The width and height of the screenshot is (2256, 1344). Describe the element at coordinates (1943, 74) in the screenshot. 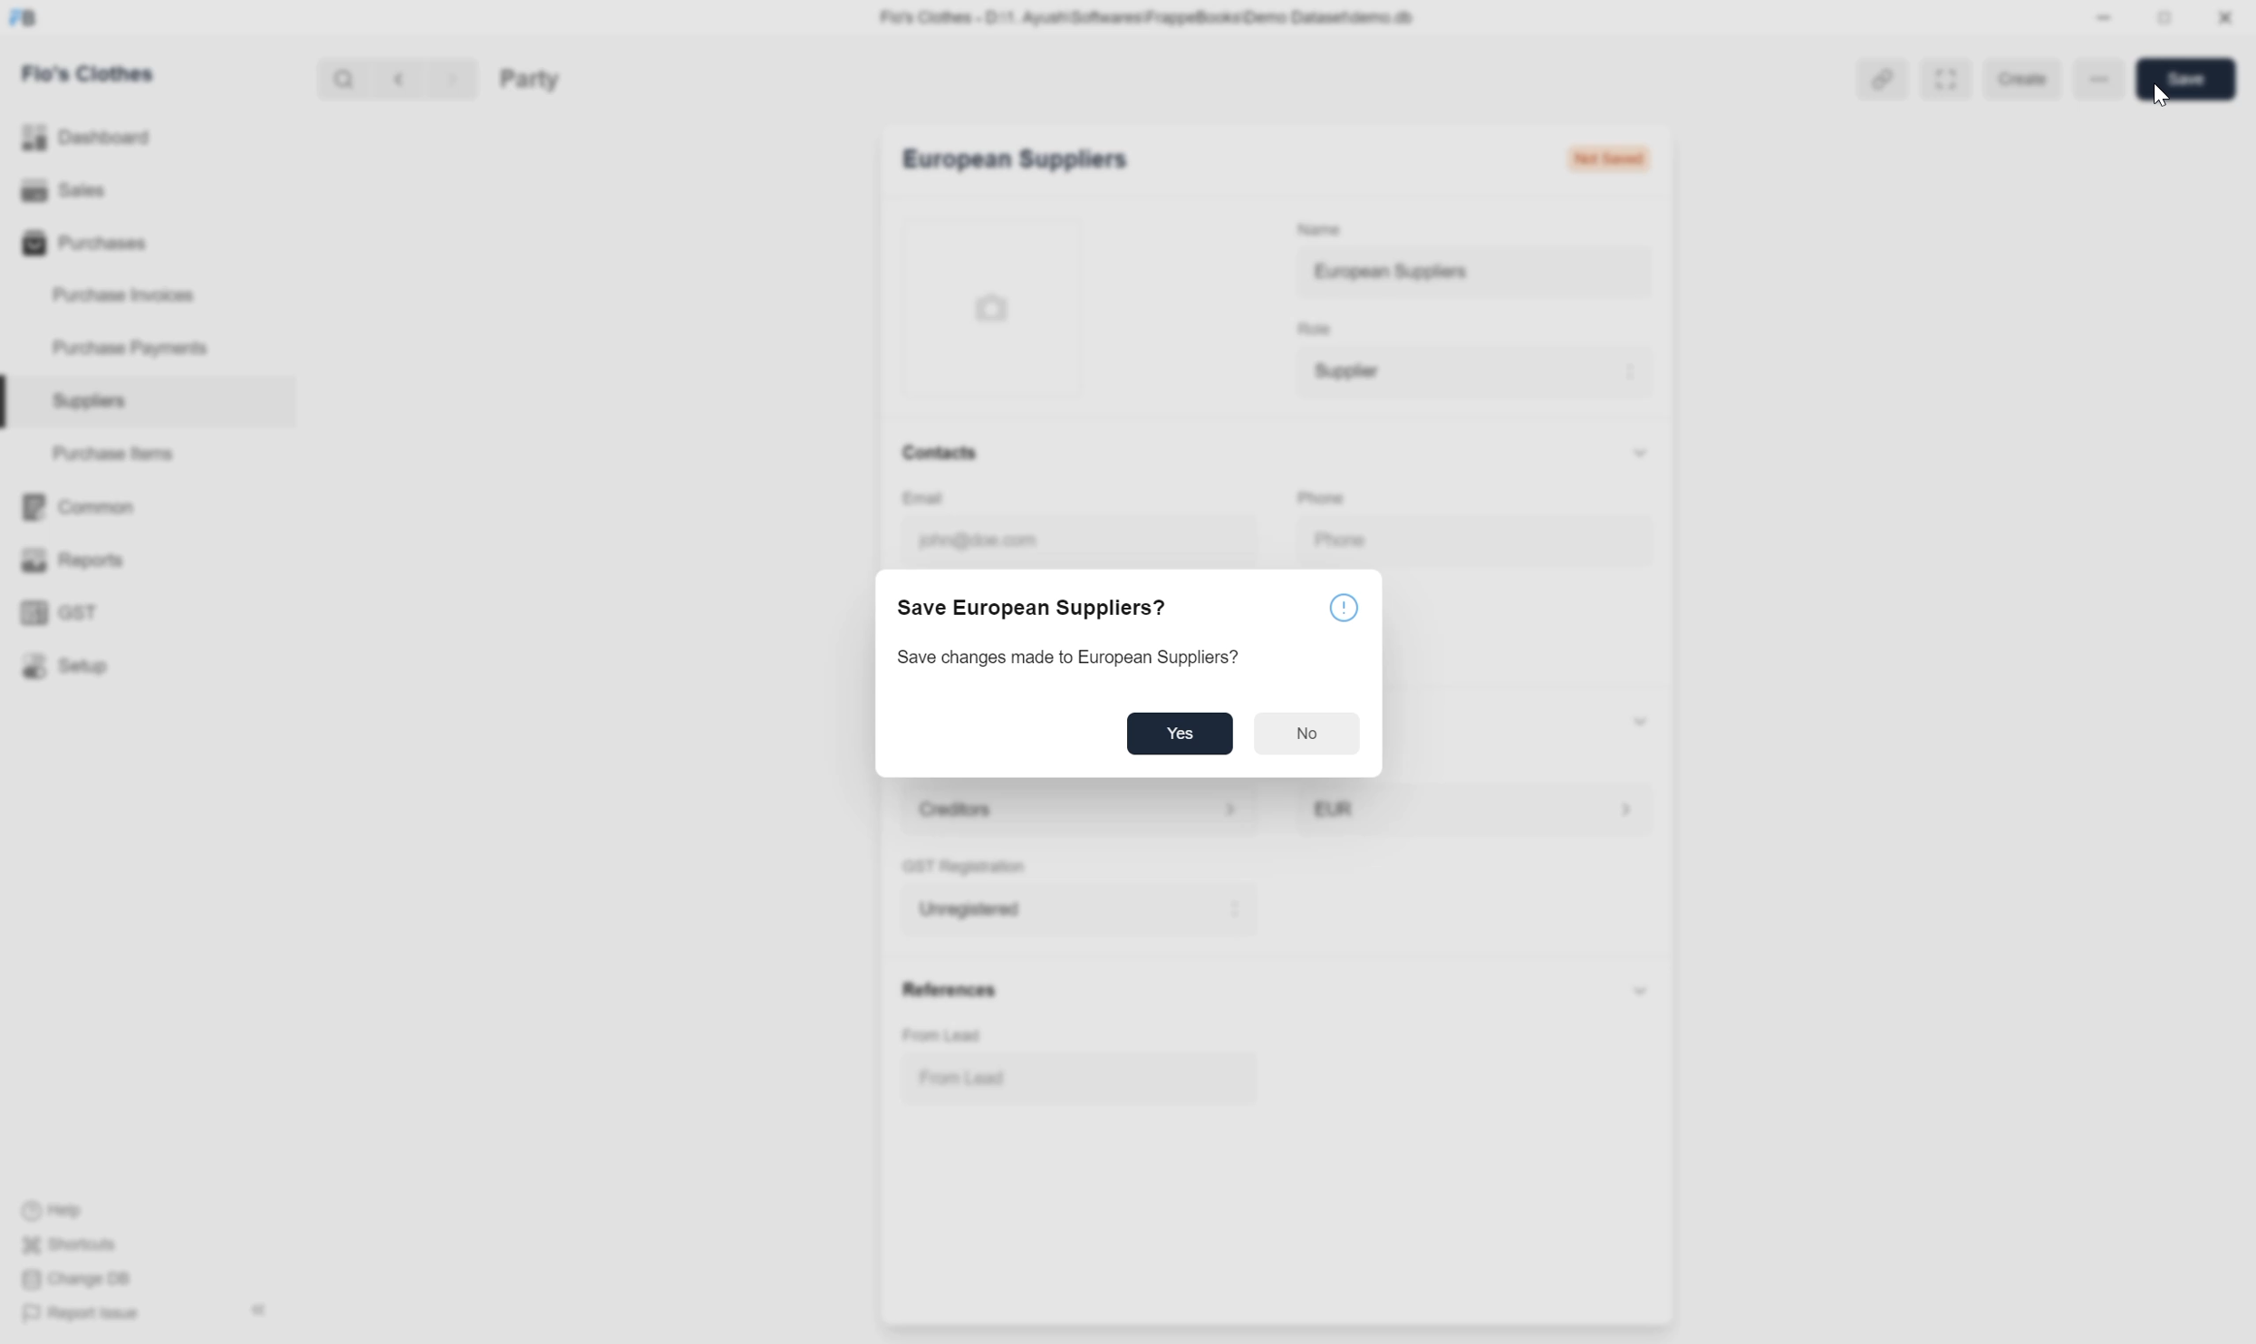

I see `Expand` at that location.